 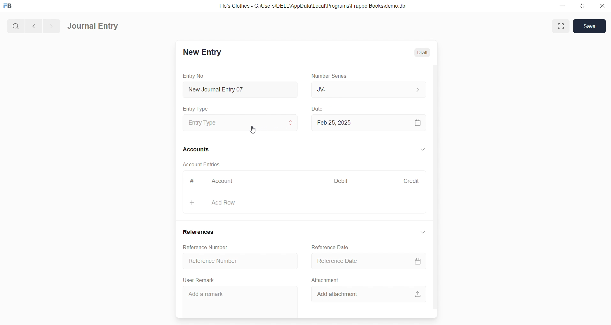 What do you see at coordinates (200, 233) in the screenshot?
I see `References` at bounding box center [200, 233].